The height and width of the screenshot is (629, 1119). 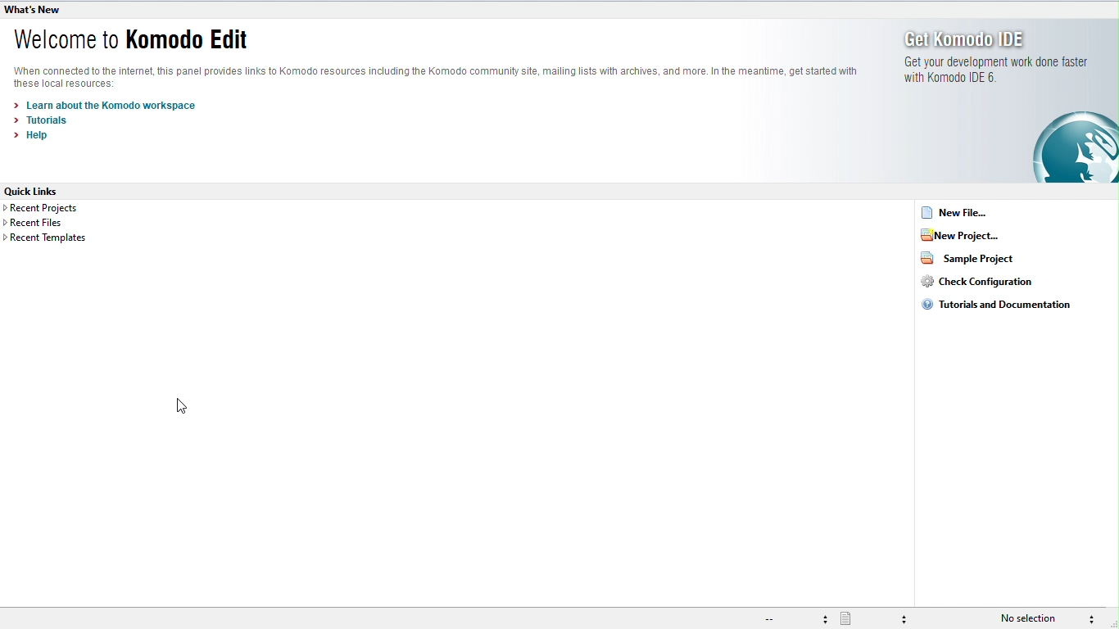 What do you see at coordinates (958, 211) in the screenshot?
I see `new file` at bounding box center [958, 211].